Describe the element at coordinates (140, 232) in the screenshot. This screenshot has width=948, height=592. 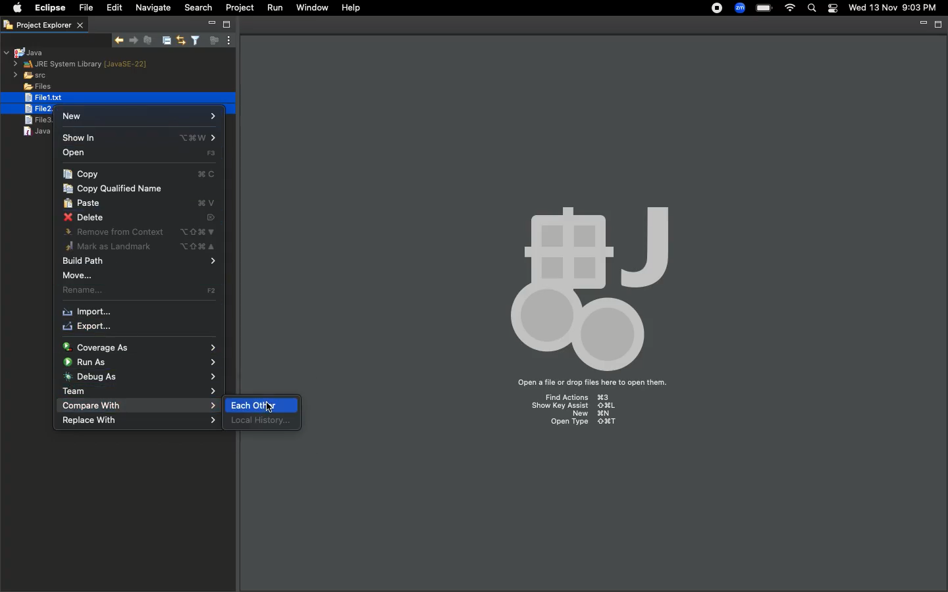
I see `Remove from context` at that location.